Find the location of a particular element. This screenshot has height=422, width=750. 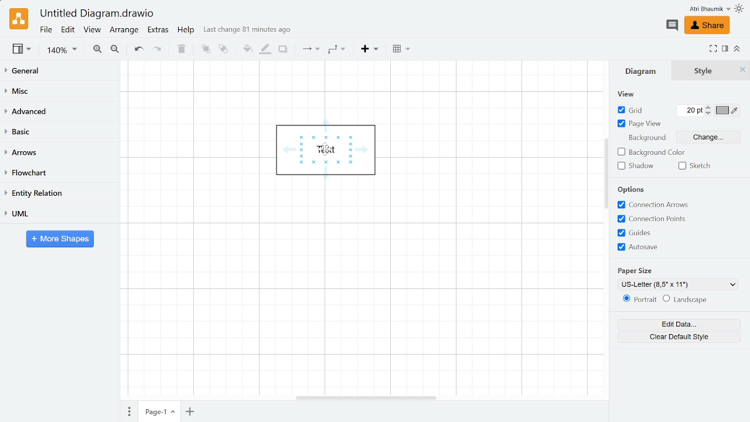

Pages is located at coordinates (128, 411).